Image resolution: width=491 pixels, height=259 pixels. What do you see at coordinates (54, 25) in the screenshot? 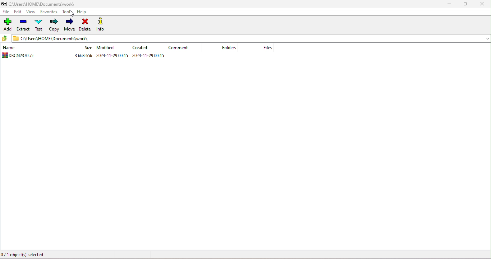
I see `copy` at bounding box center [54, 25].